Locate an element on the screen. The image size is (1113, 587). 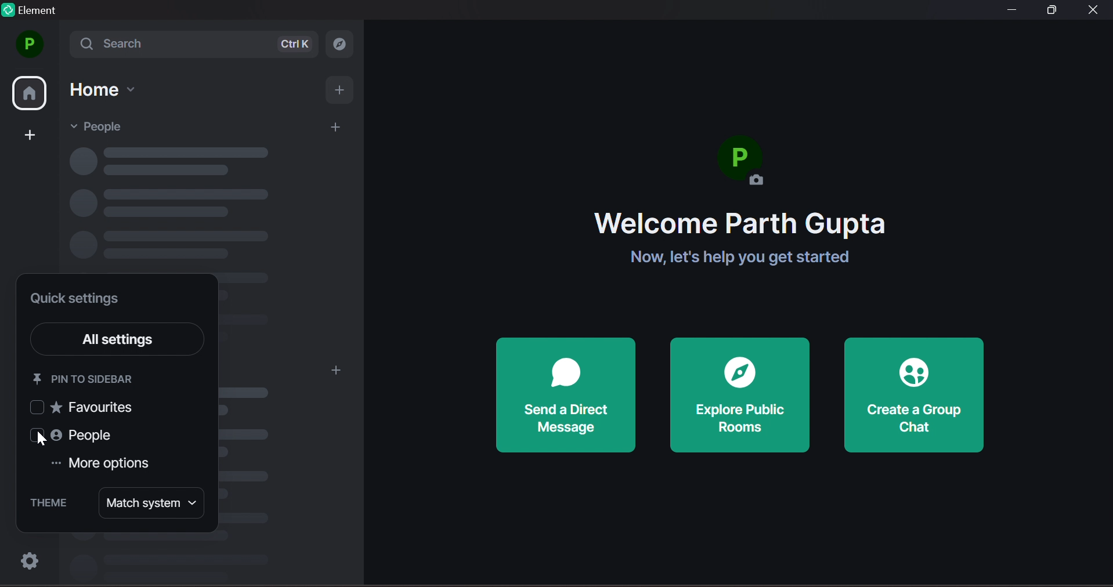
add is located at coordinates (342, 92).